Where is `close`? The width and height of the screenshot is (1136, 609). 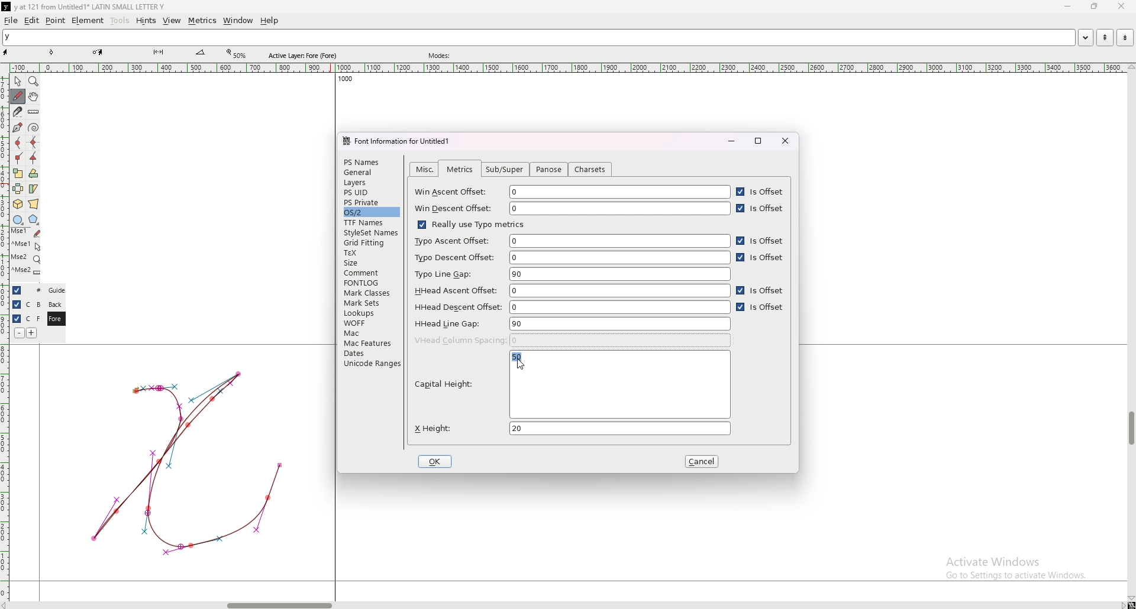
close is located at coordinates (786, 141).